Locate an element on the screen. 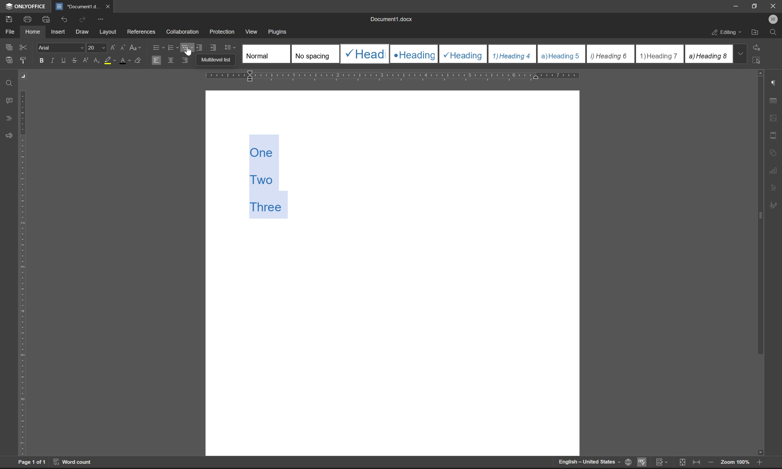  Heading 6 is located at coordinates (610, 54).